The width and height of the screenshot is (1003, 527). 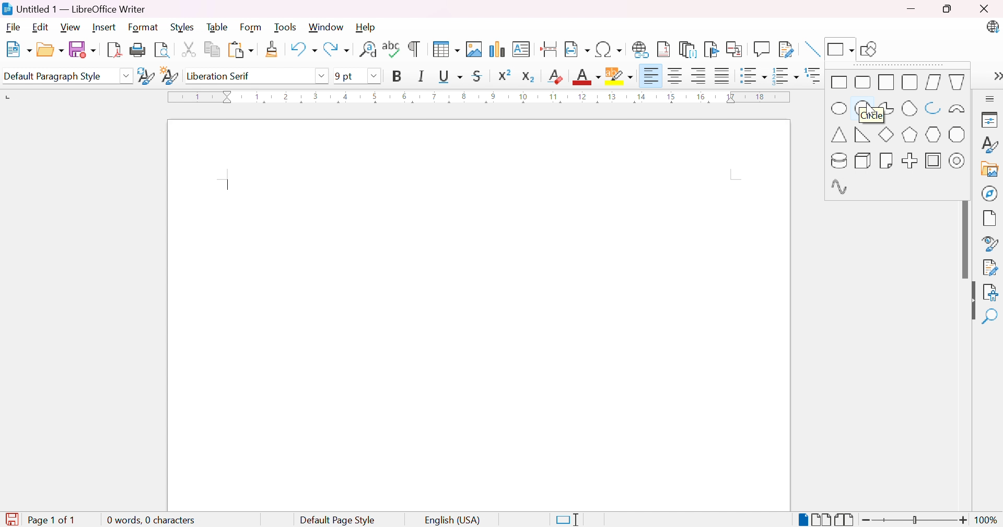 What do you see at coordinates (588, 76) in the screenshot?
I see `Font color` at bounding box center [588, 76].